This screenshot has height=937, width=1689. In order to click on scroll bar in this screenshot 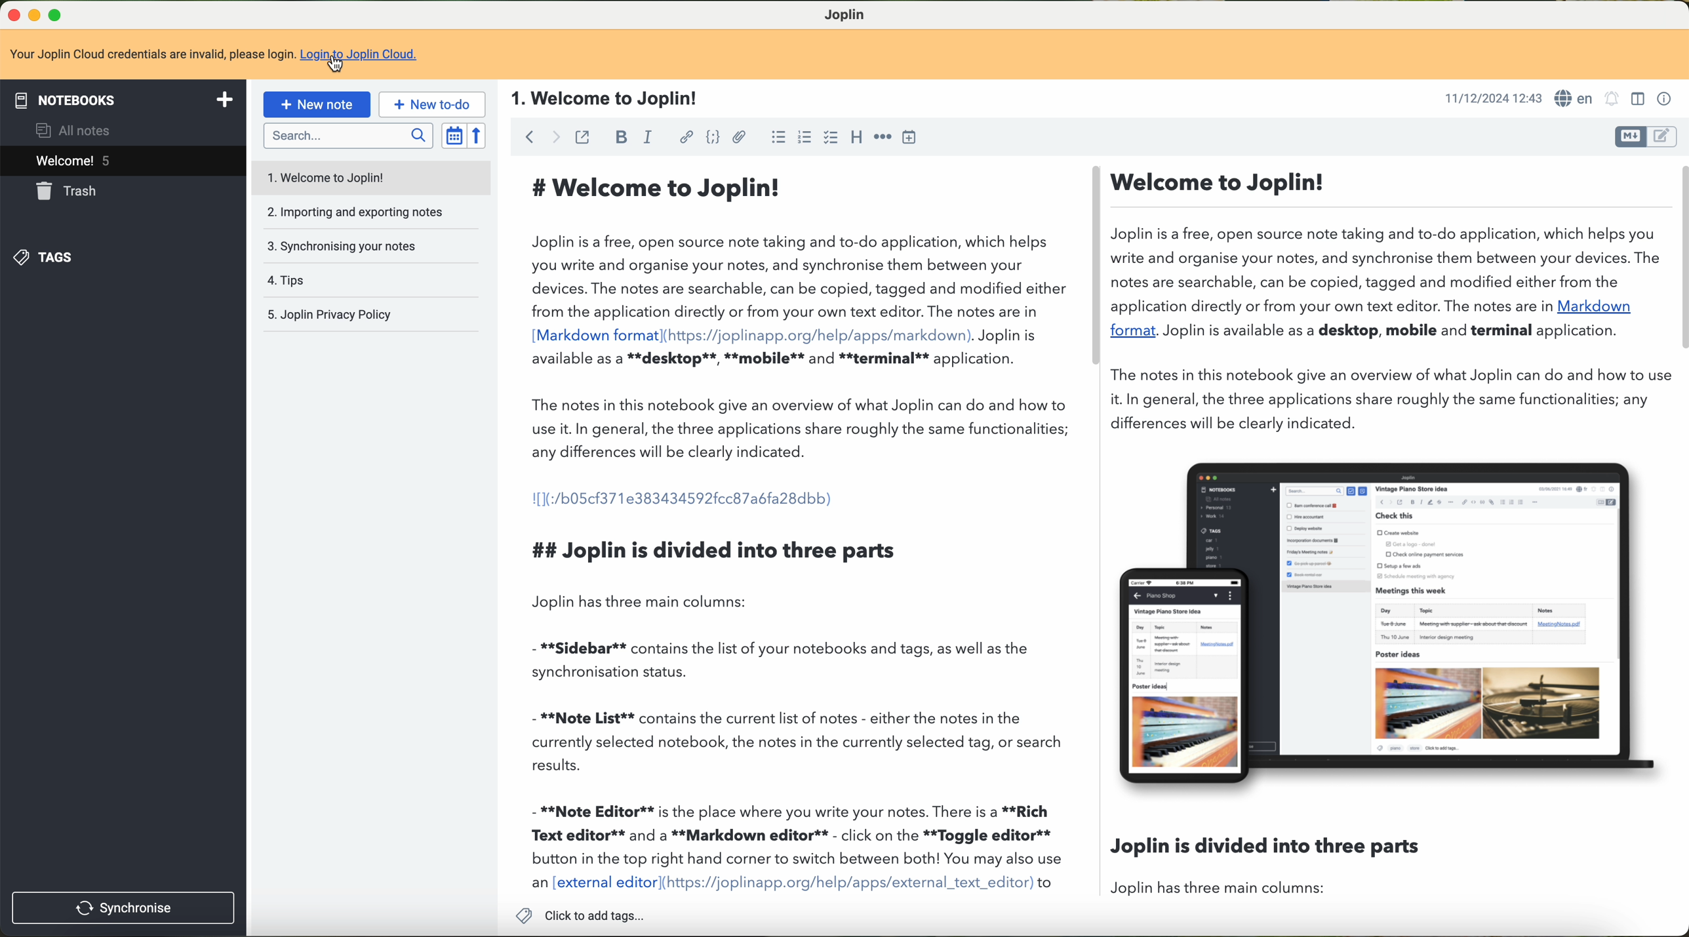, I will do `click(1679, 258)`.